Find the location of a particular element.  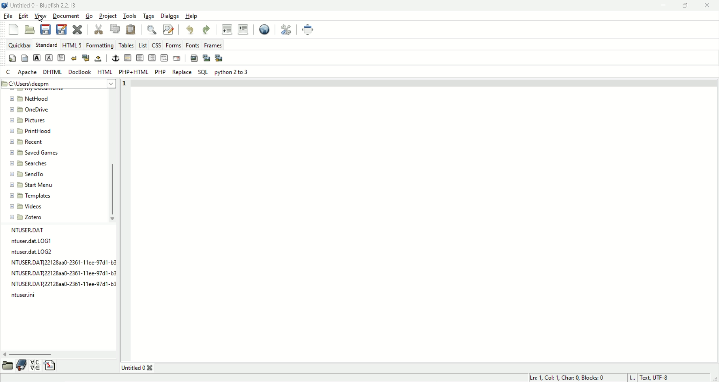

location is located at coordinates (59, 84).